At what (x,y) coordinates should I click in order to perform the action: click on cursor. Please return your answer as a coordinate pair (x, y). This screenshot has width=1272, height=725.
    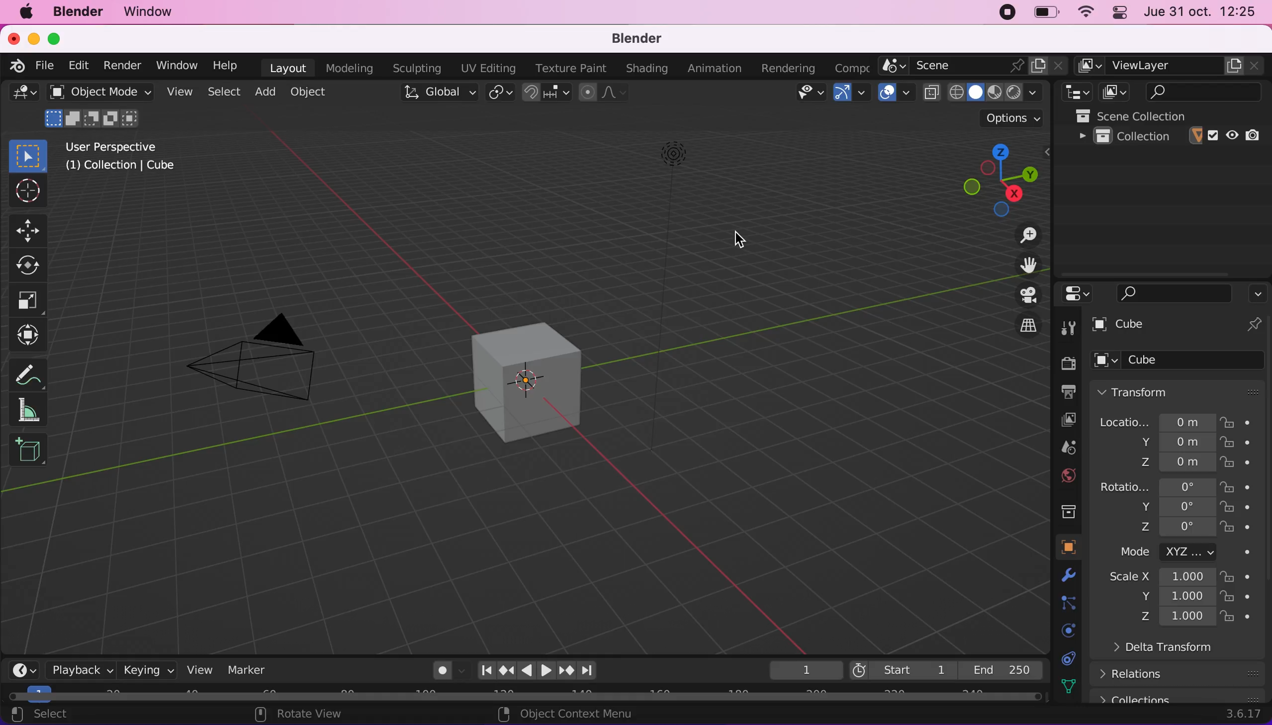
    Looking at the image, I should click on (27, 192).